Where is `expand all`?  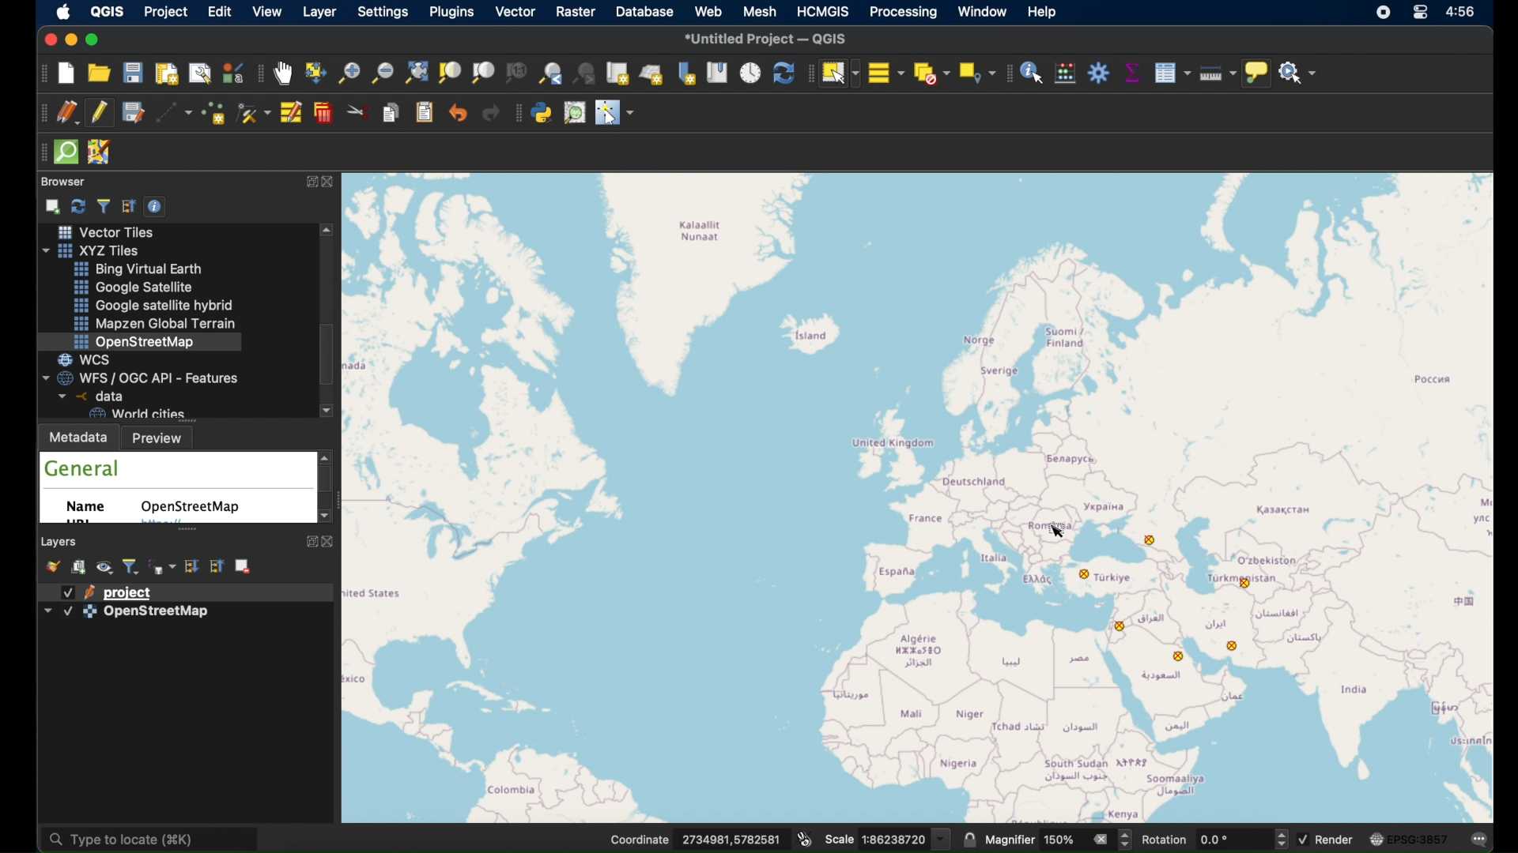 expand all is located at coordinates (191, 566).